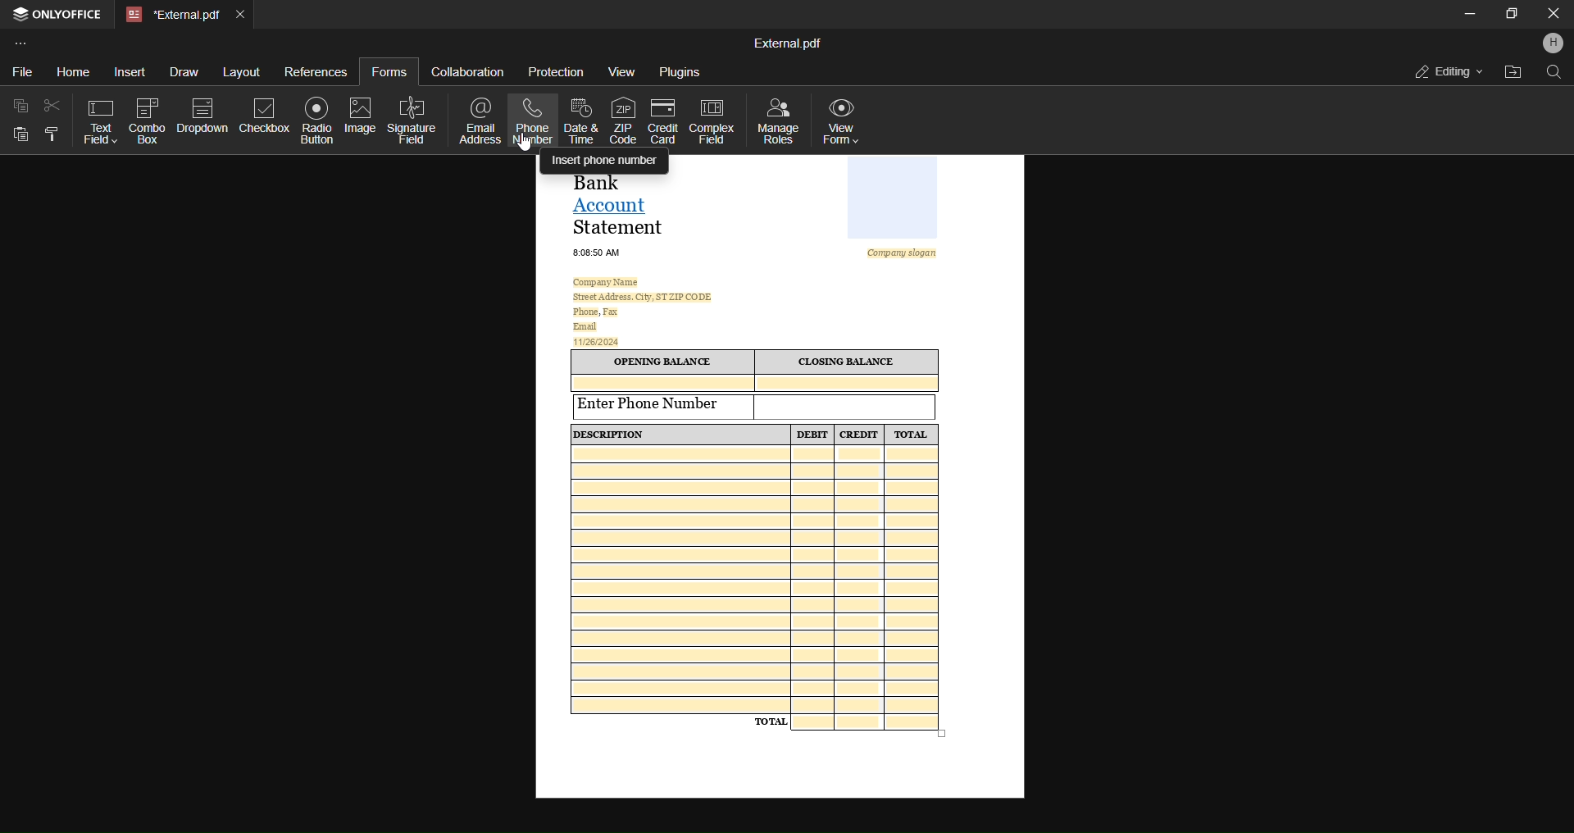 This screenshot has width=1574, height=833. What do you see at coordinates (130, 71) in the screenshot?
I see `insert` at bounding box center [130, 71].